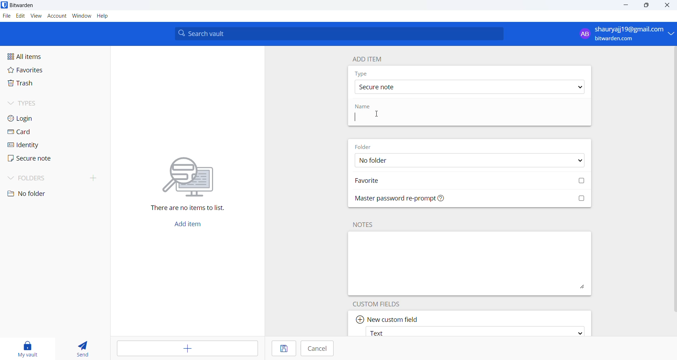  What do you see at coordinates (647, 5) in the screenshot?
I see `maximize` at bounding box center [647, 5].